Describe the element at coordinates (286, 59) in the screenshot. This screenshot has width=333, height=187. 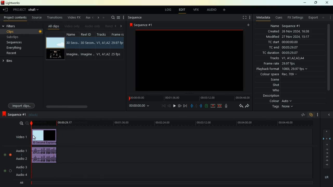
I see `tracks` at that location.